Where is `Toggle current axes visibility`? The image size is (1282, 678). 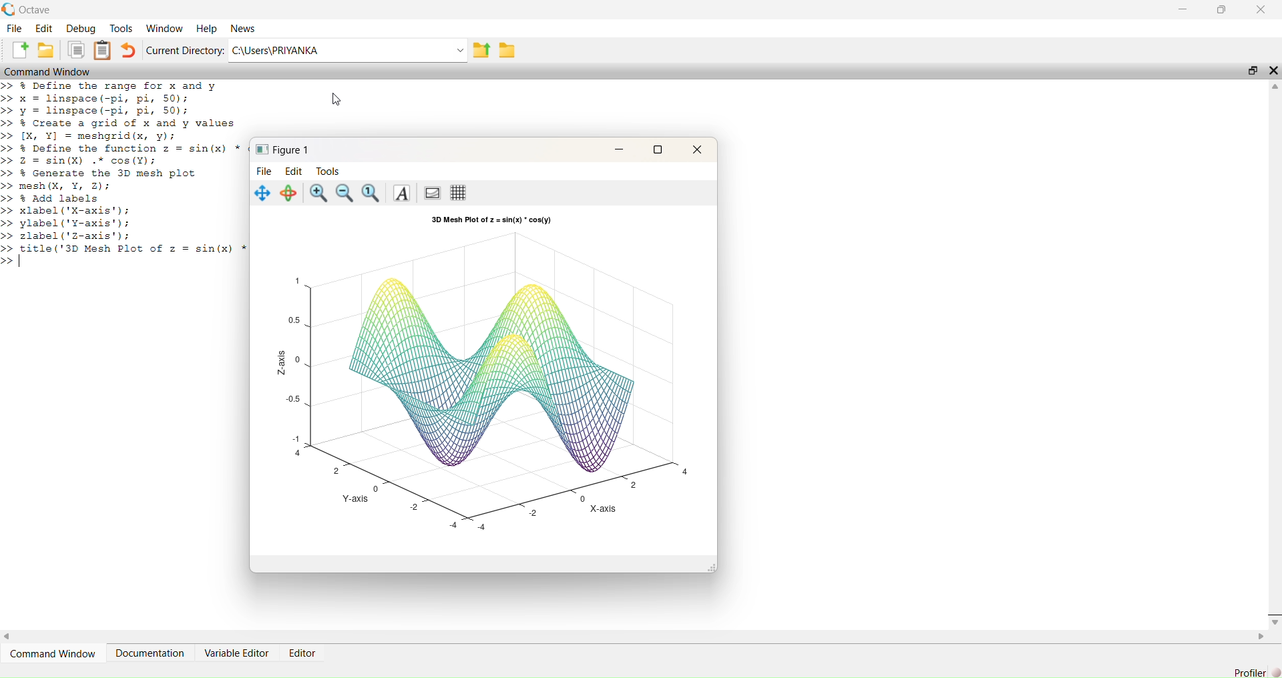 Toggle current axes visibility is located at coordinates (432, 192).